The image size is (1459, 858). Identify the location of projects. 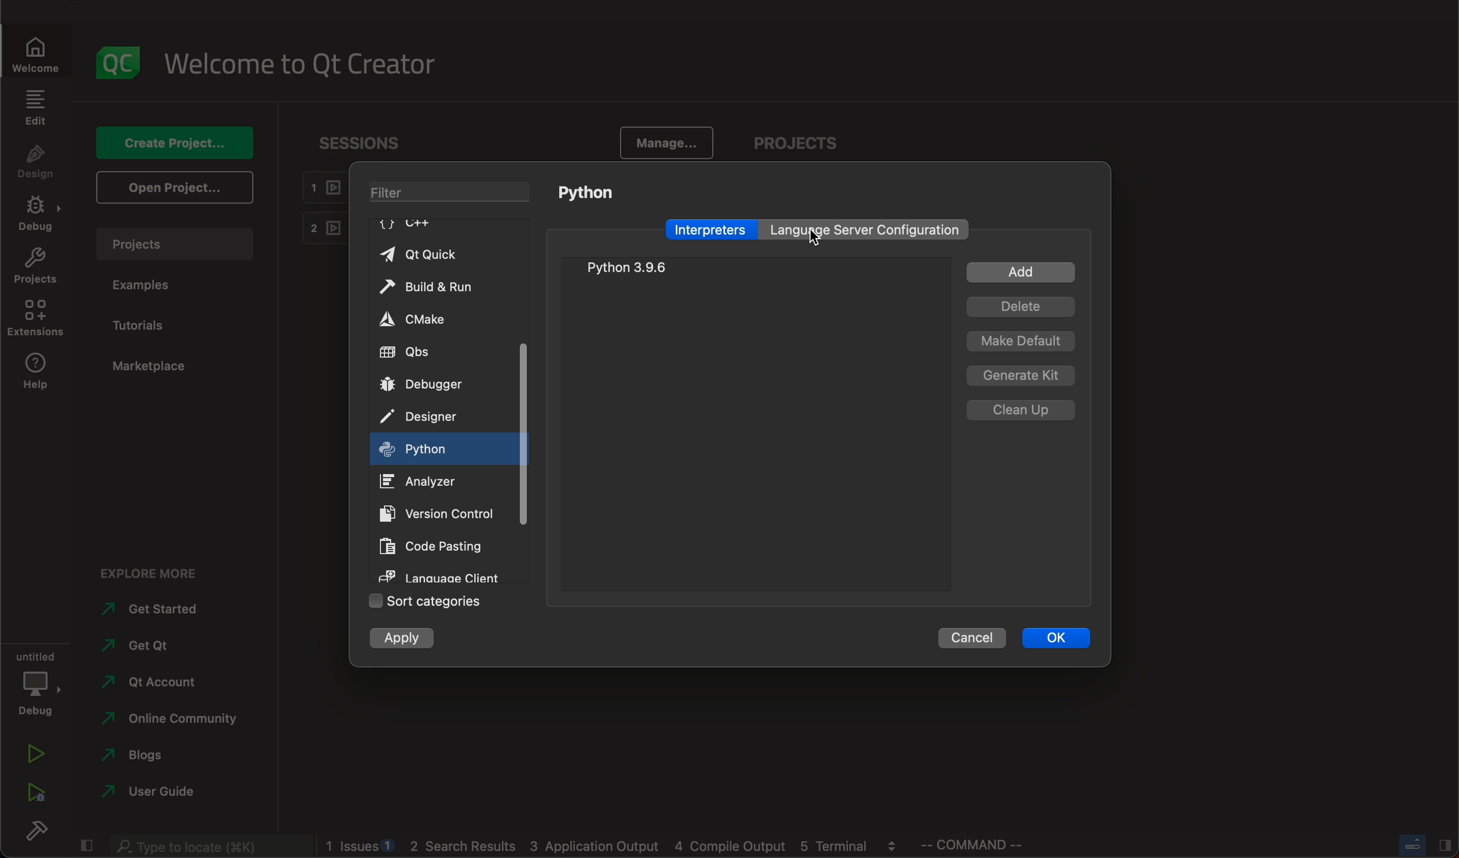
(174, 244).